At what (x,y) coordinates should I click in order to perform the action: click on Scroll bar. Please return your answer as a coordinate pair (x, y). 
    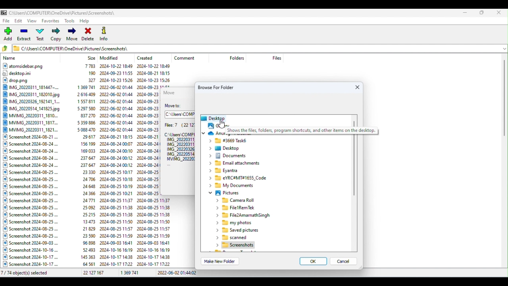
    Looking at the image, I should click on (505, 162).